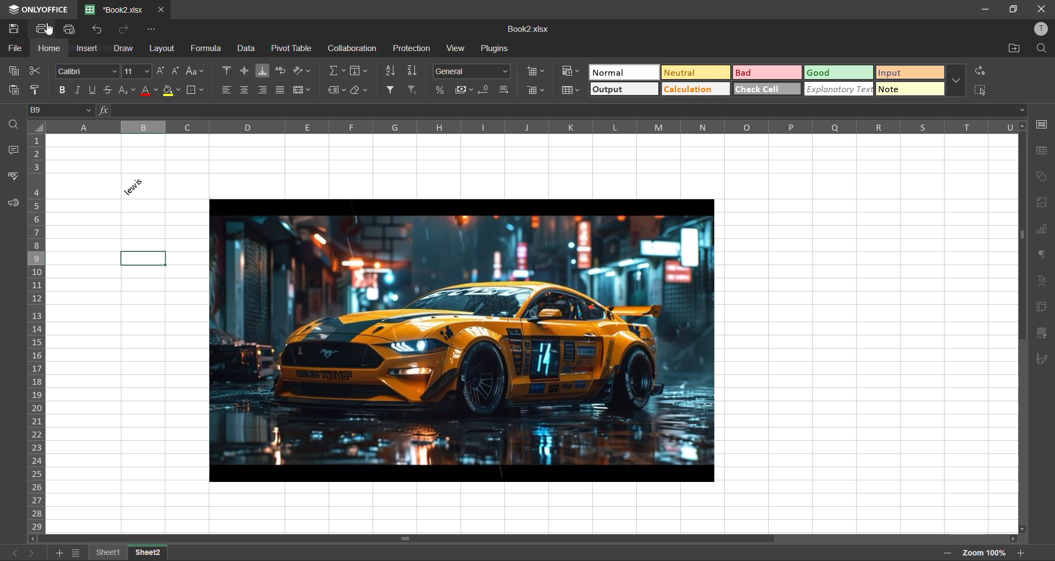 This screenshot has height=561, width=1055. What do you see at coordinates (263, 71) in the screenshot?
I see `align bottom` at bounding box center [263, 71].